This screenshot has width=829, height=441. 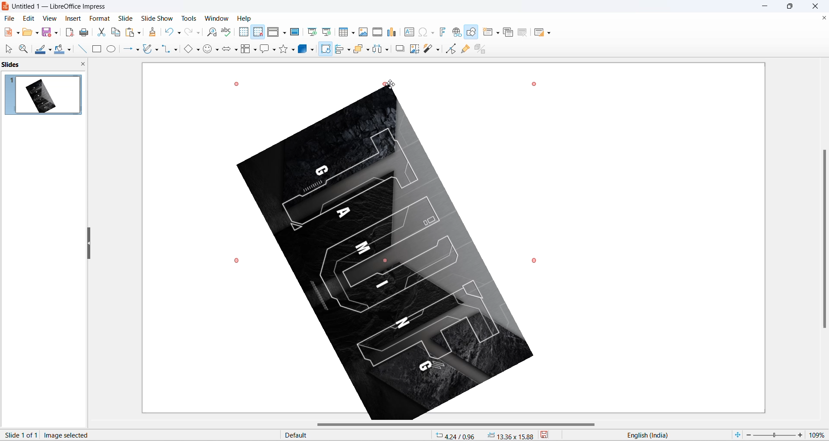 What do you see at coordinates (385, 254) in the screenshot?
I see `rotated image` at bounding box center [385, 254].